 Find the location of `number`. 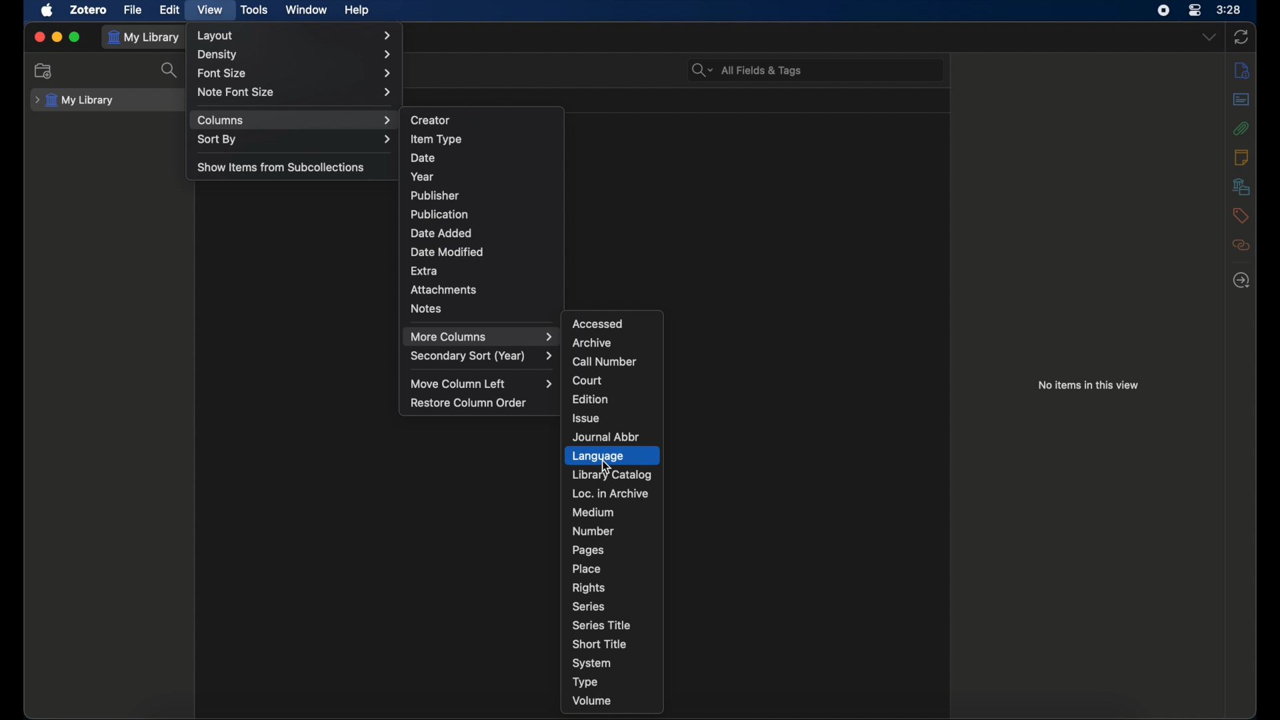

number is located at coordinates (593, 531).